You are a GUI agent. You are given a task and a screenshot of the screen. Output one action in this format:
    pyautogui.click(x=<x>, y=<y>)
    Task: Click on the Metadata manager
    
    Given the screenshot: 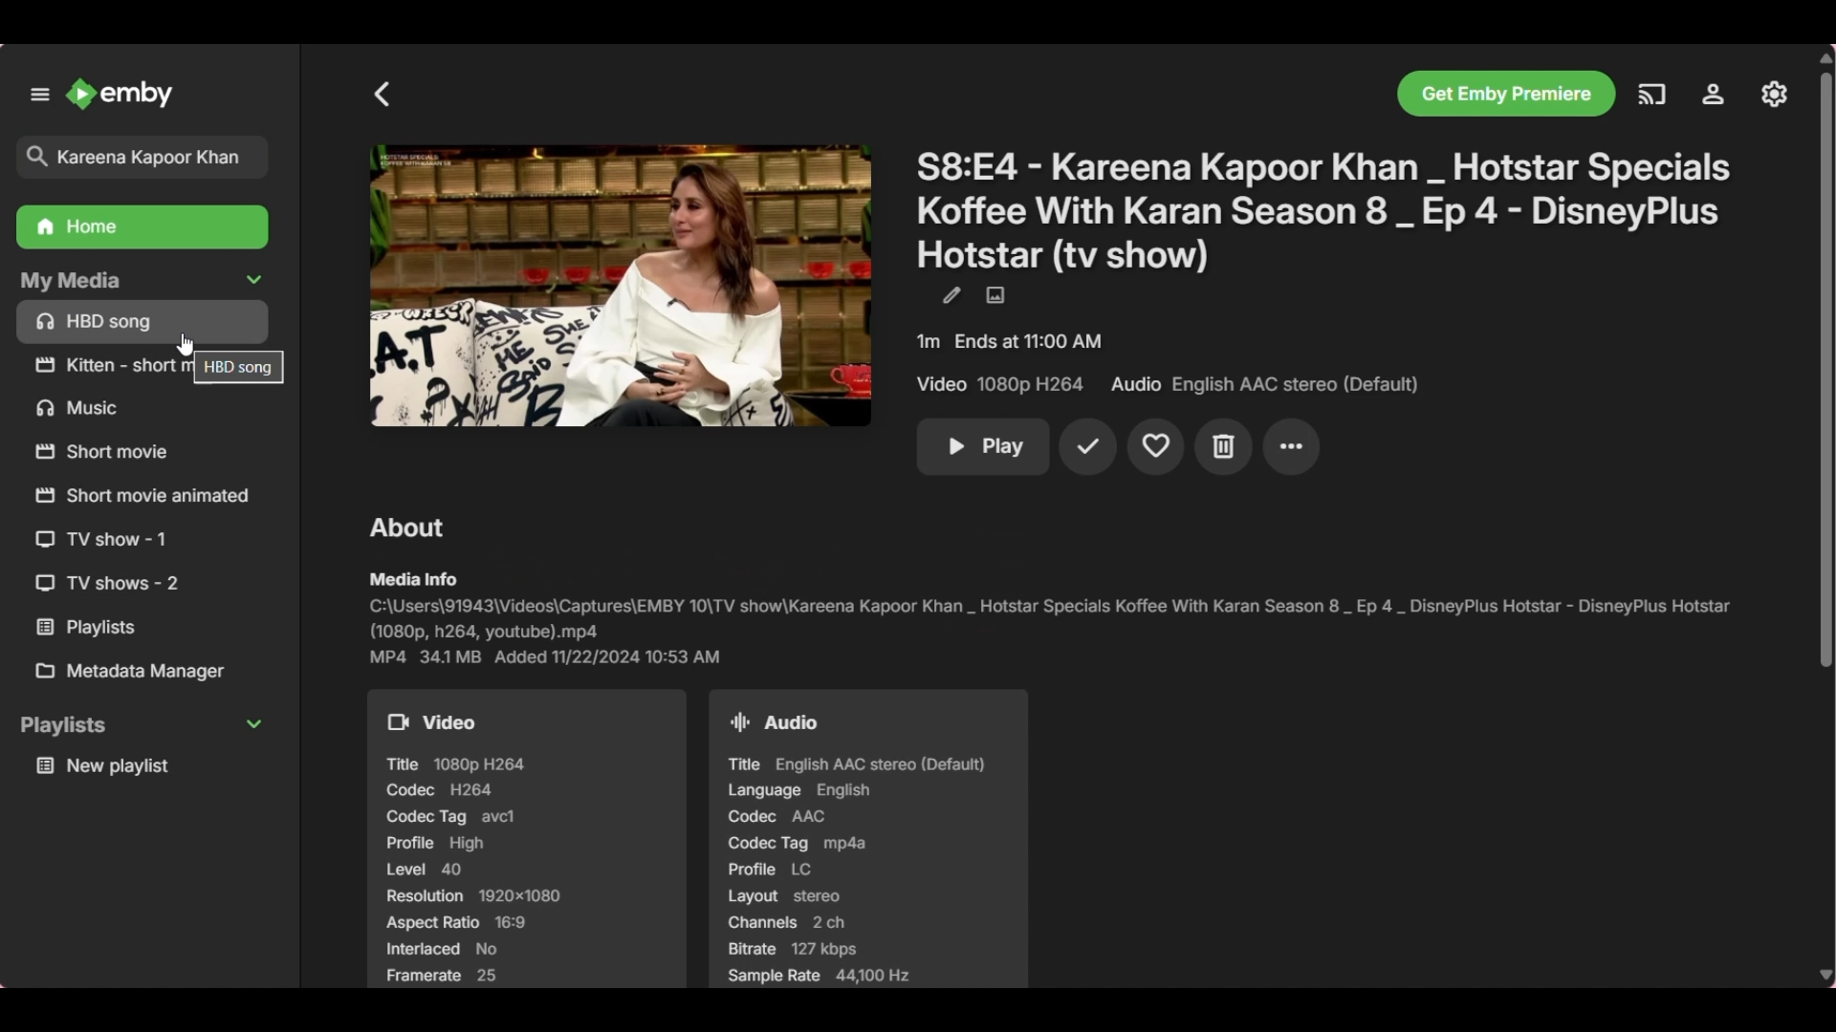 What is the action you would take?
    pyautogui.click(x=144, y=672)
    